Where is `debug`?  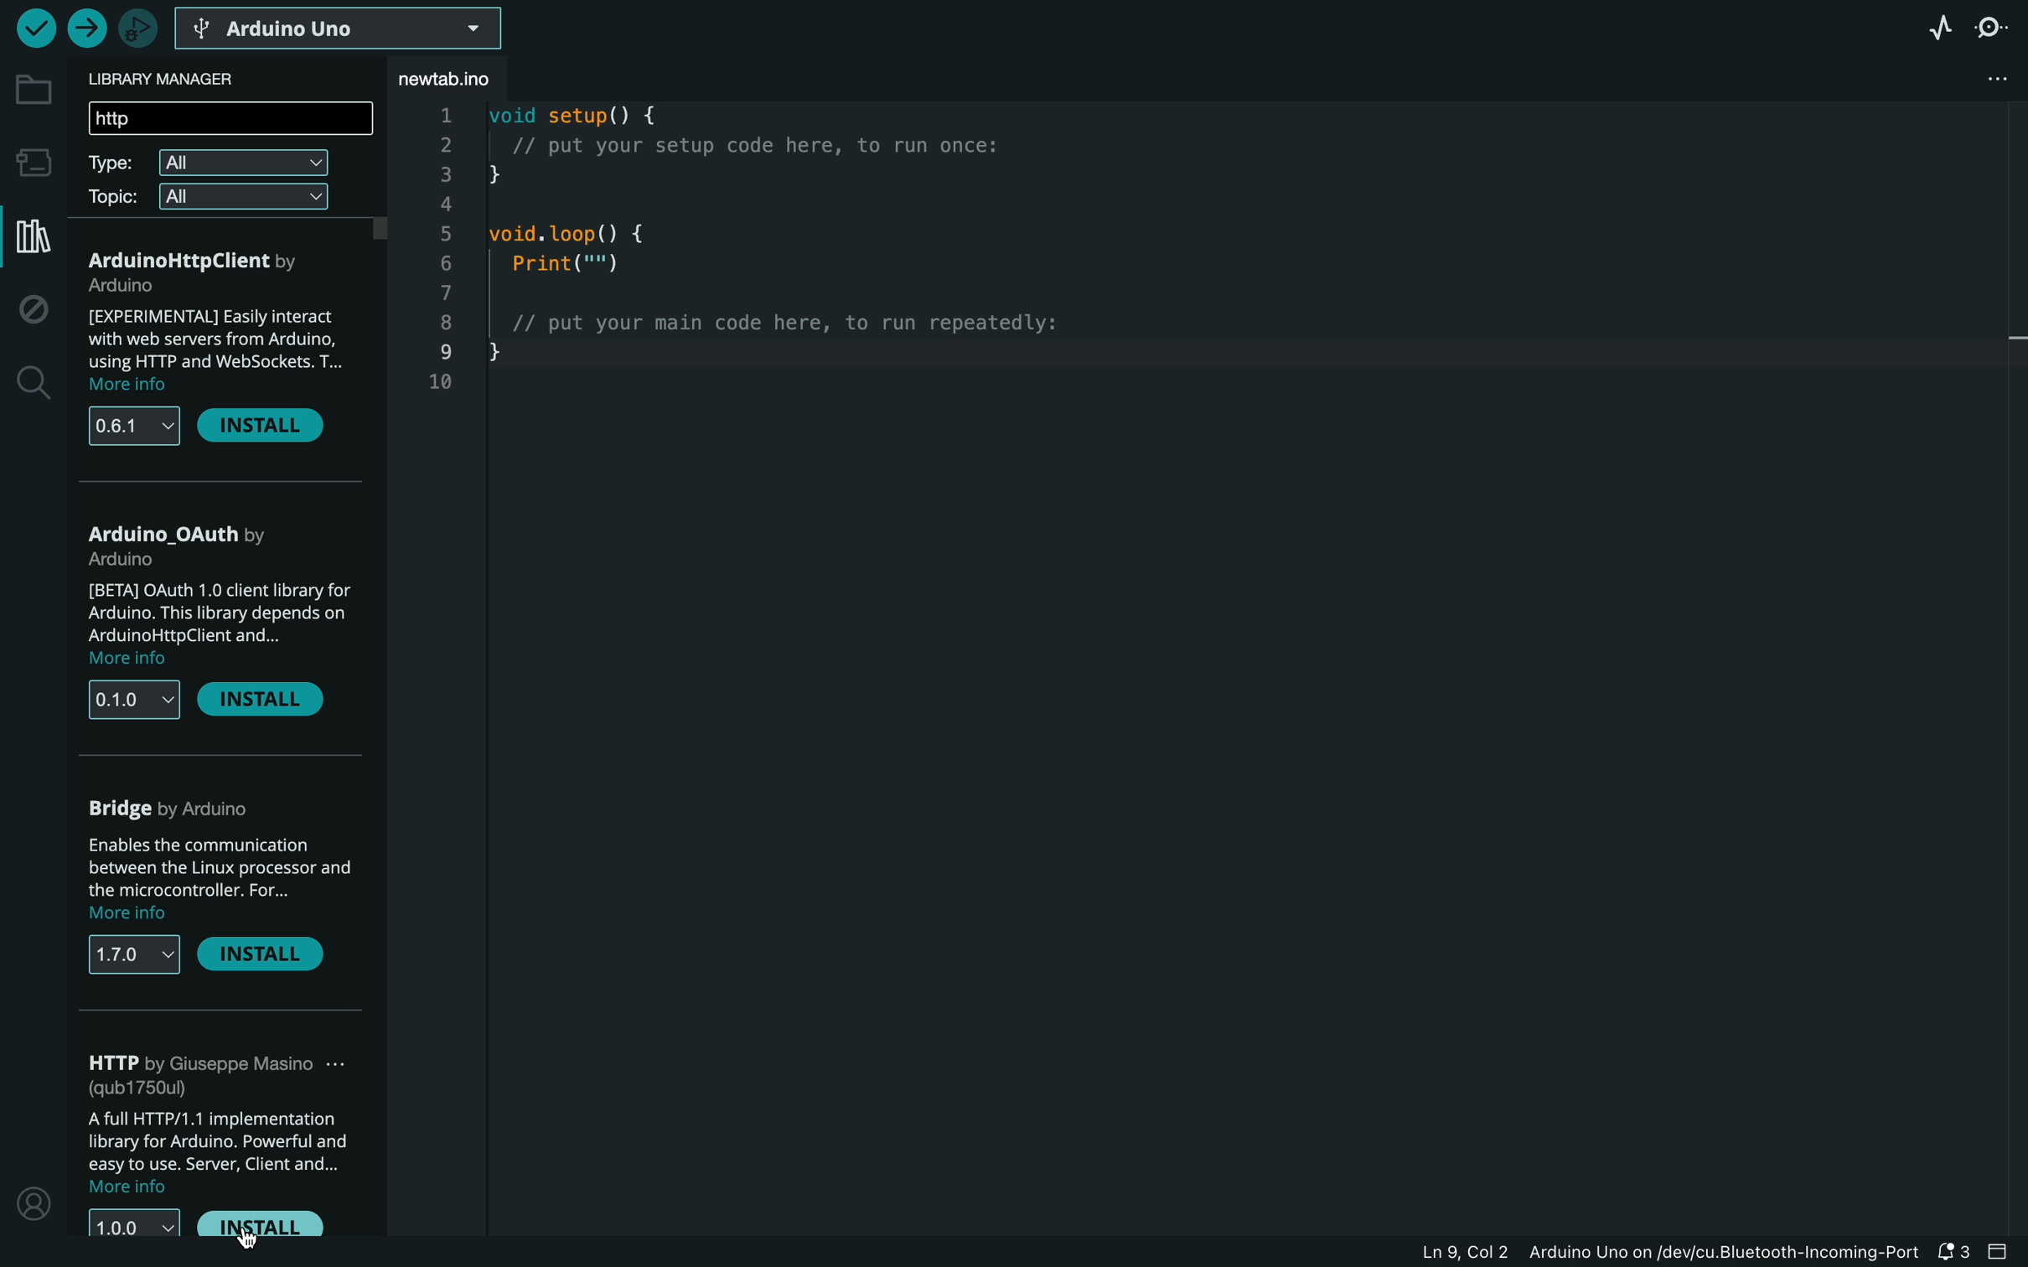
debug is located at coordinates (34, 313).